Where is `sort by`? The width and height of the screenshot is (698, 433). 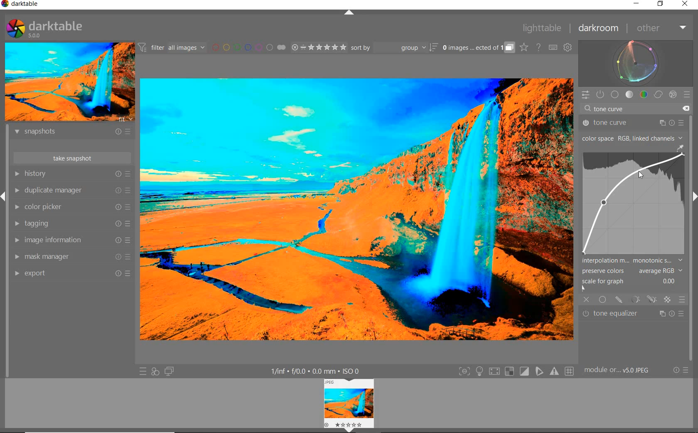
sort by is located at coordinates (394, 47).